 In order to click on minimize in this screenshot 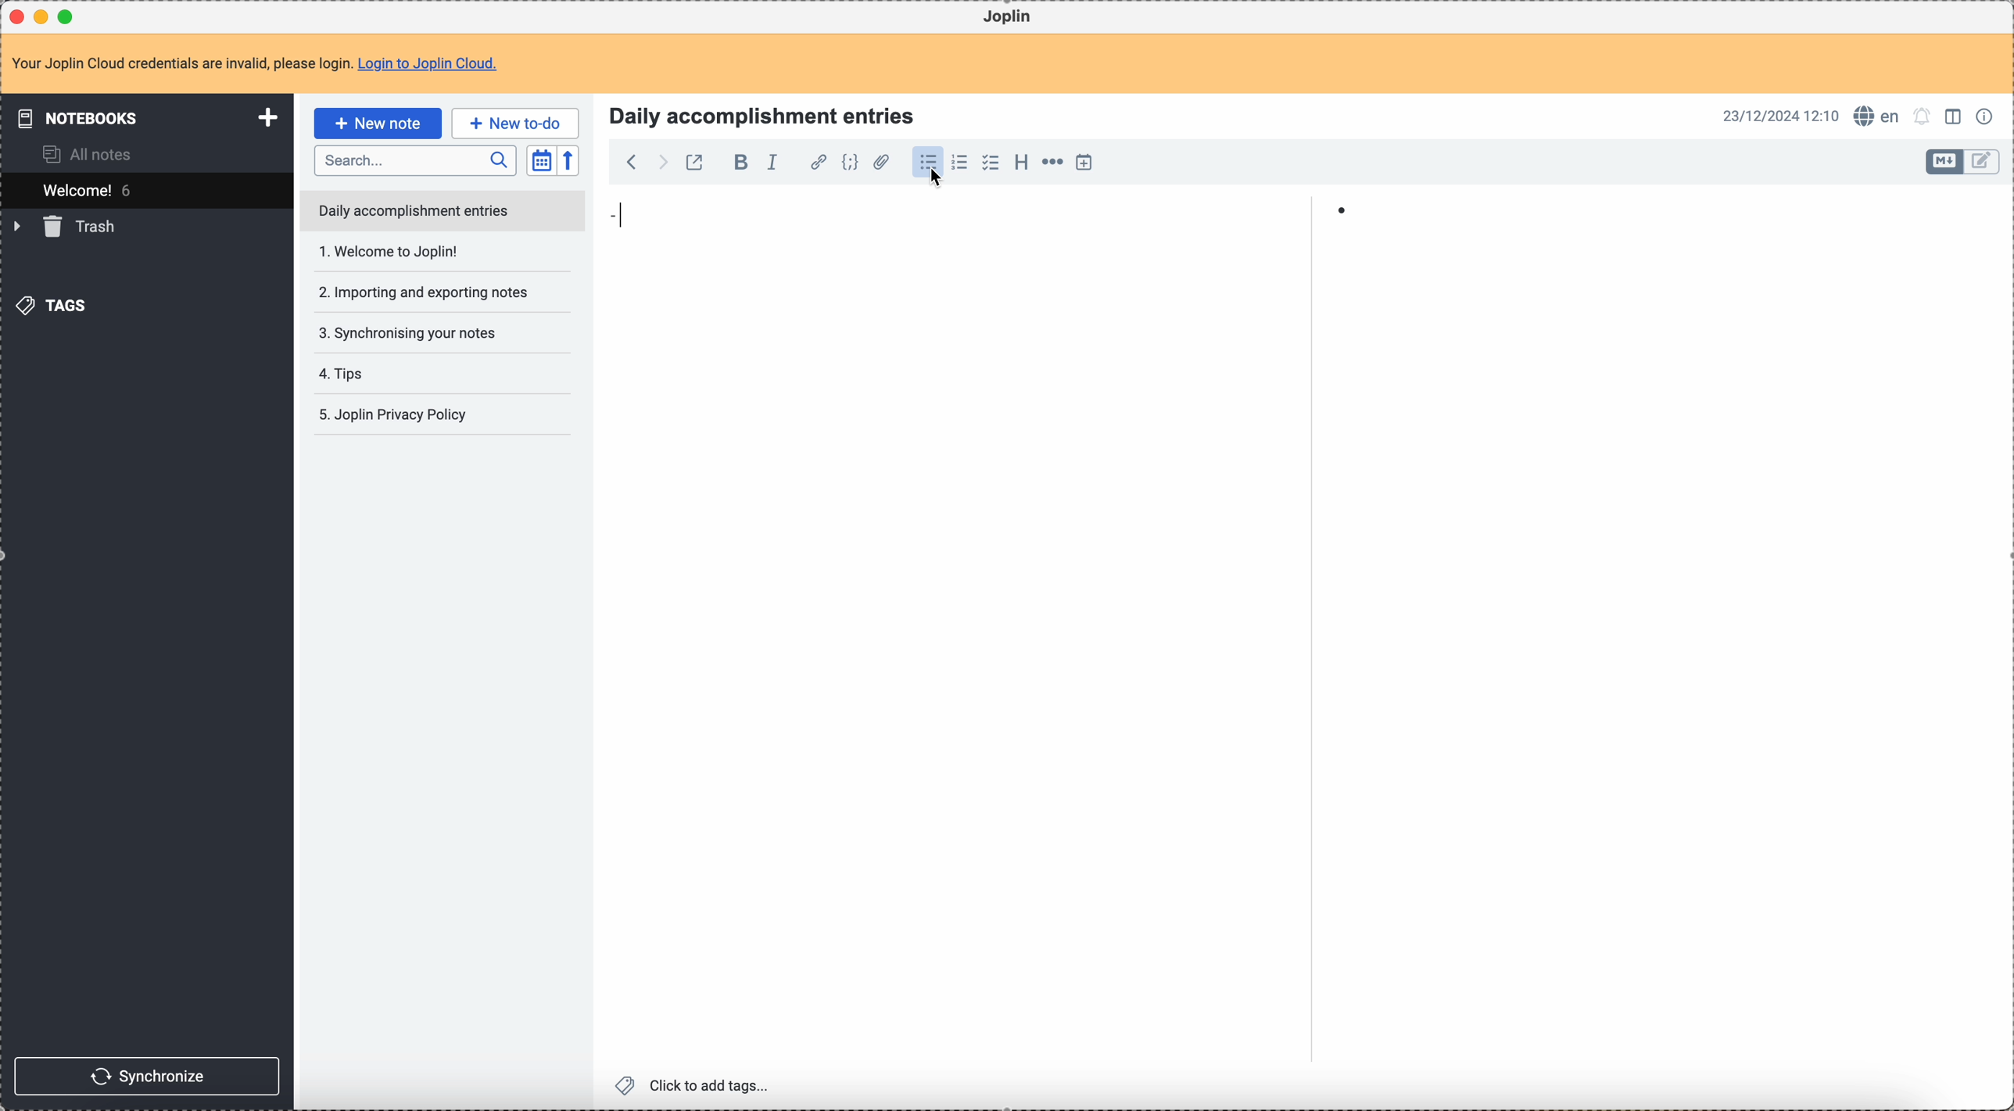, I will do `click(45, 16)`.